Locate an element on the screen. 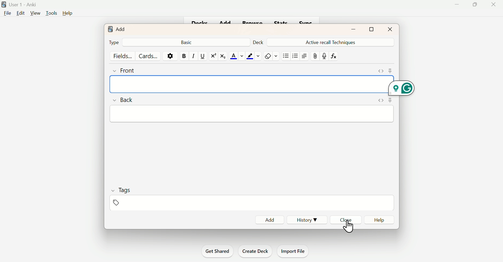 The height and width of the screenshot is (262, 503). Help is located at coordinates (68, 14).